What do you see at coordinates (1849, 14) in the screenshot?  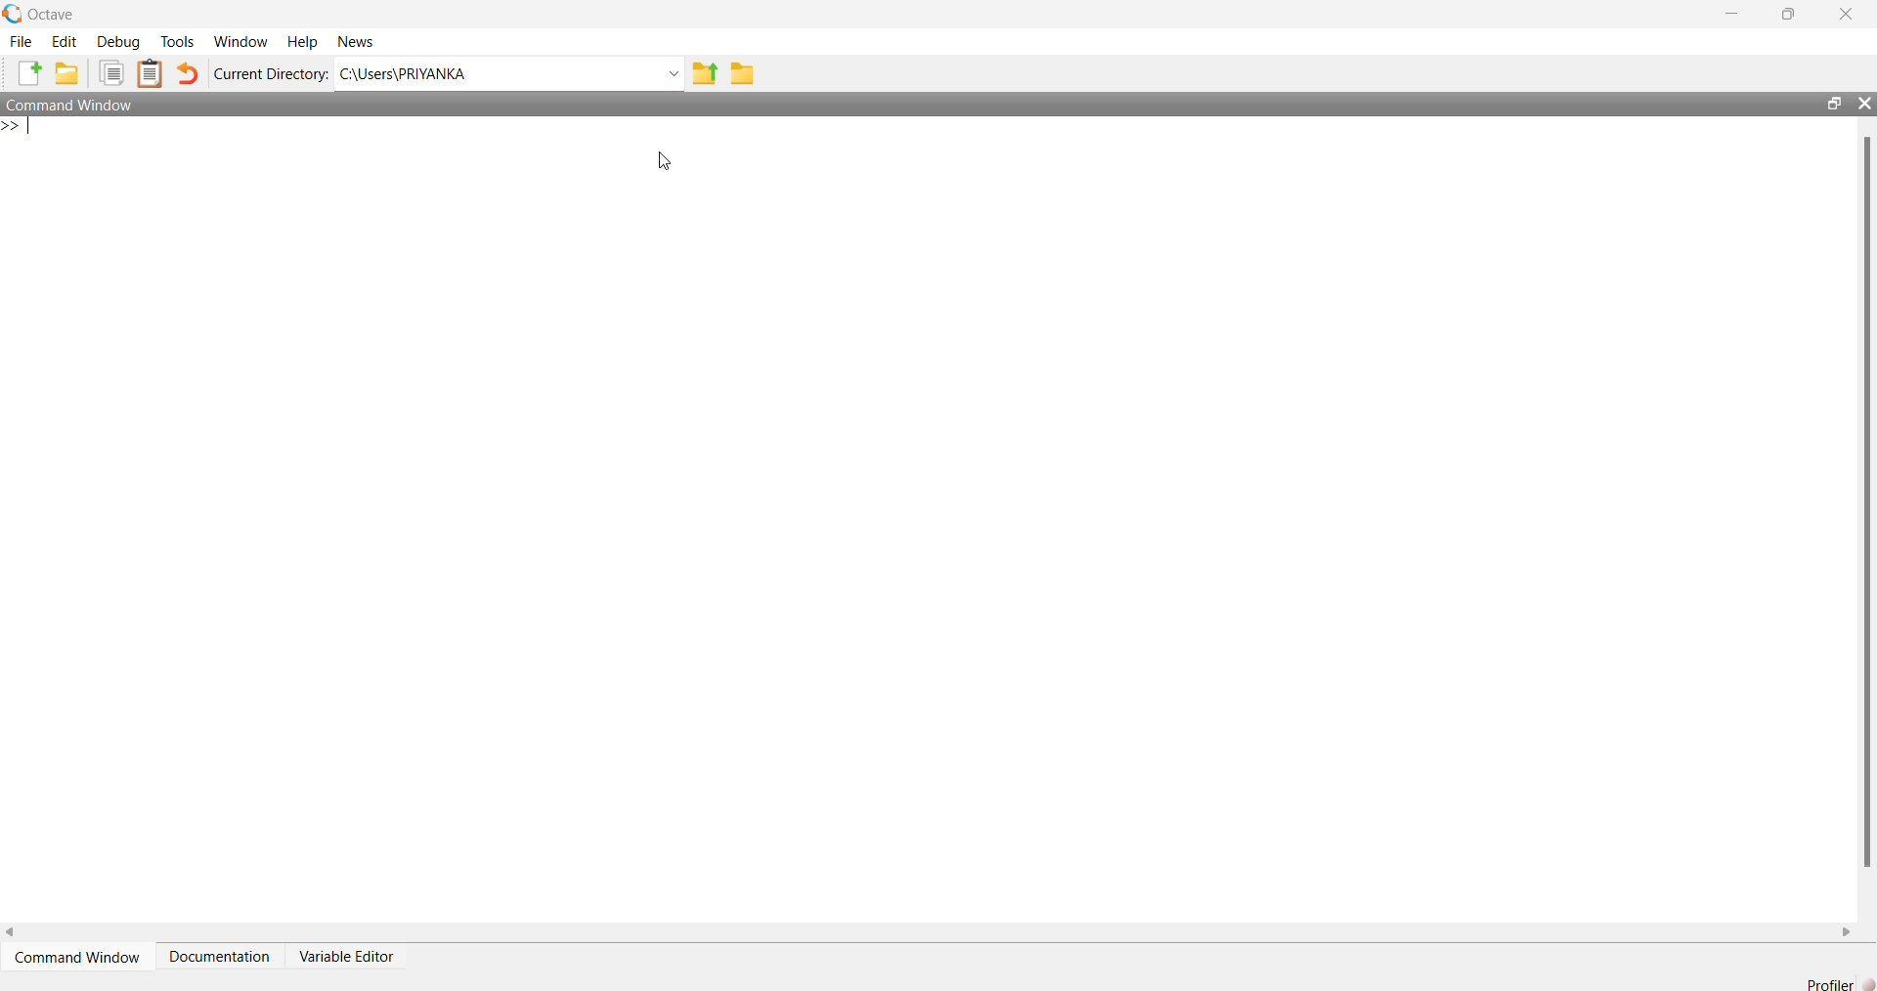 I see `close` at bounding box center [1849, 14].